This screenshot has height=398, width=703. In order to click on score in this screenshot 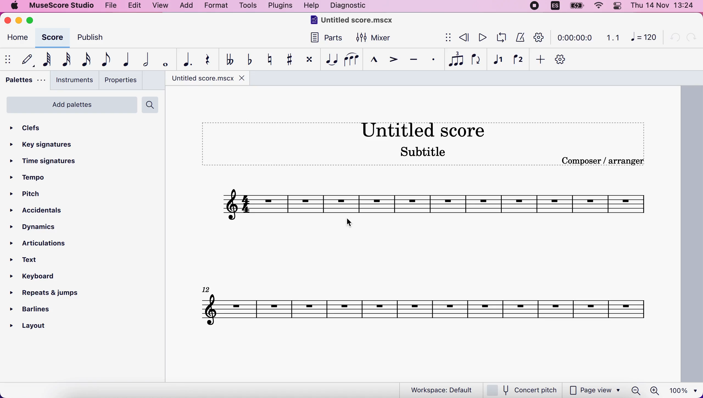, I will do `click(53, 38)`.